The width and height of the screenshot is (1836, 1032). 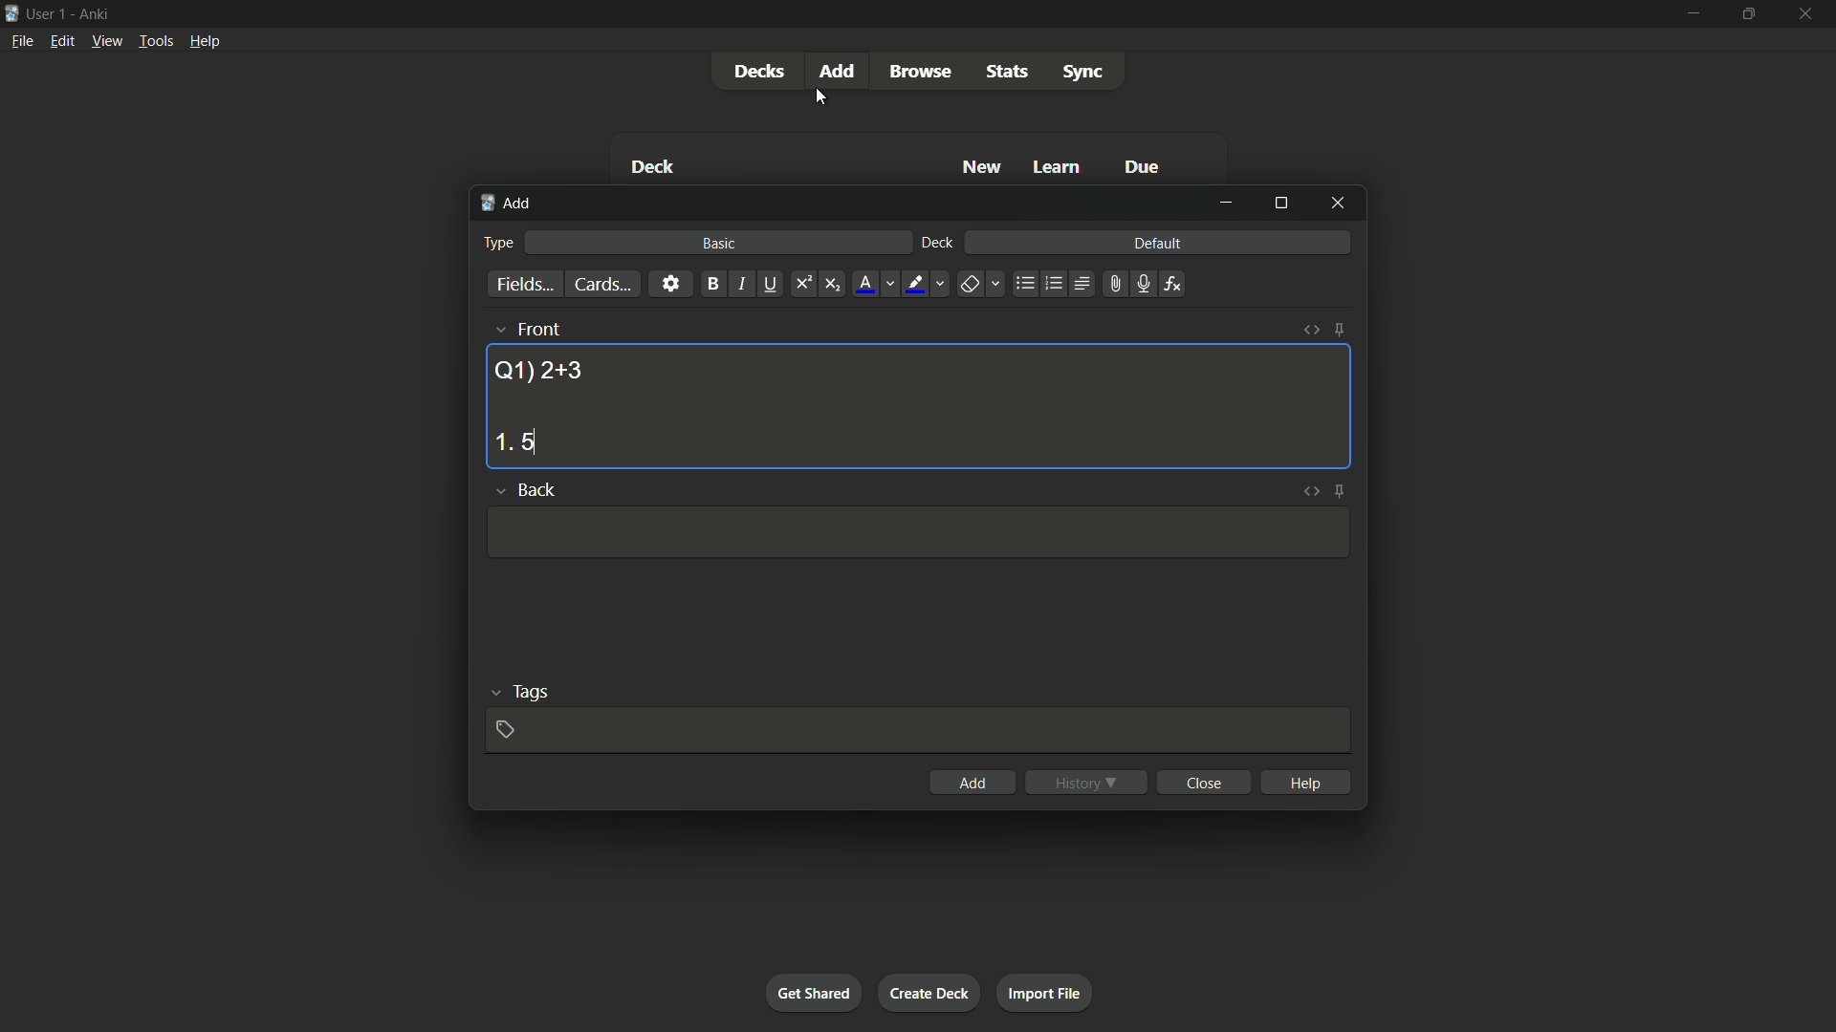 What do you see at coordinates (63, 40) in the screenshot?
I see `edit menu` at bounding box center [63, 40].